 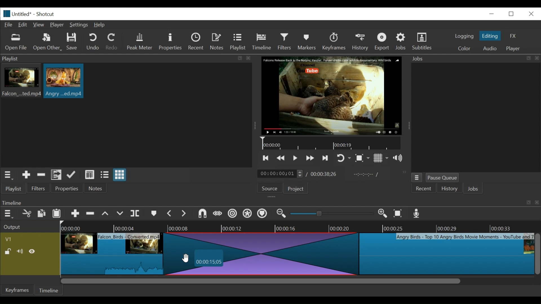 I want to click on Open Other, so click(x=48, y=42).